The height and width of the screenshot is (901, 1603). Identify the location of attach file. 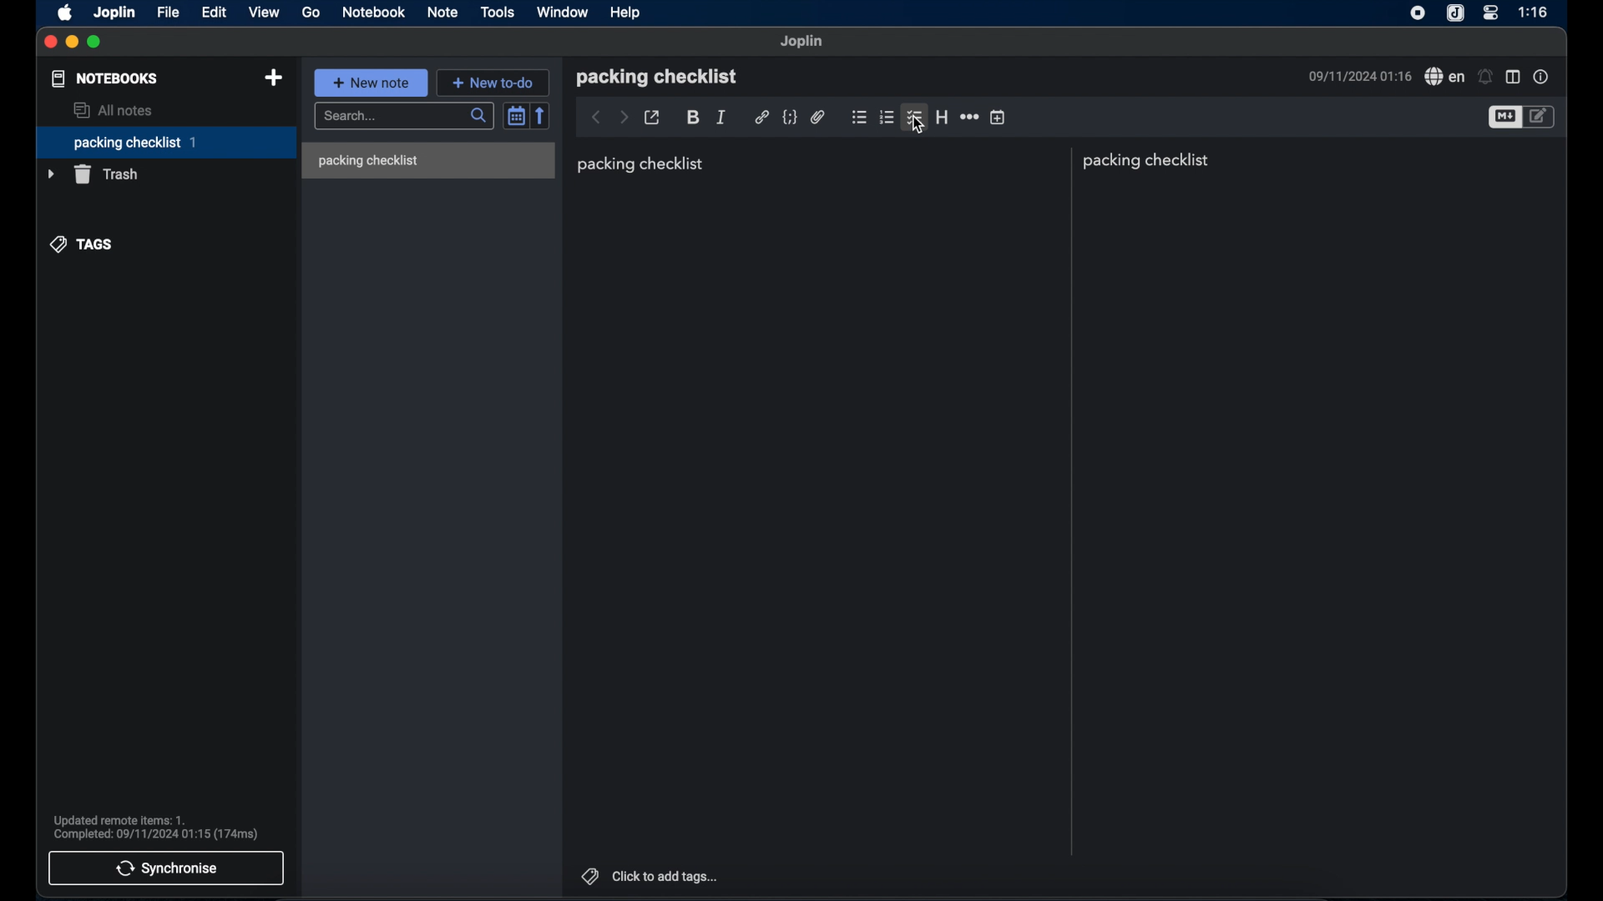
(817, 117).